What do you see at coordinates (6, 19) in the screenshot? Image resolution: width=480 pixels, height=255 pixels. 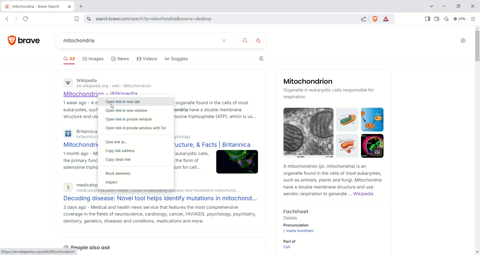 I see `go back` at bounding box center [6, 19].